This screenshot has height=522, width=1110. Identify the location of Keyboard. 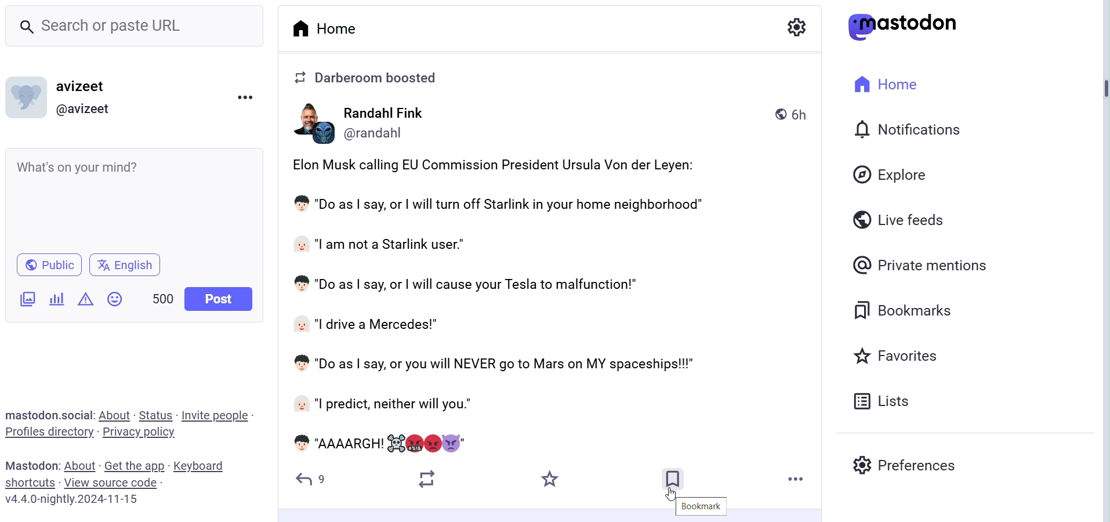
(200, 466).